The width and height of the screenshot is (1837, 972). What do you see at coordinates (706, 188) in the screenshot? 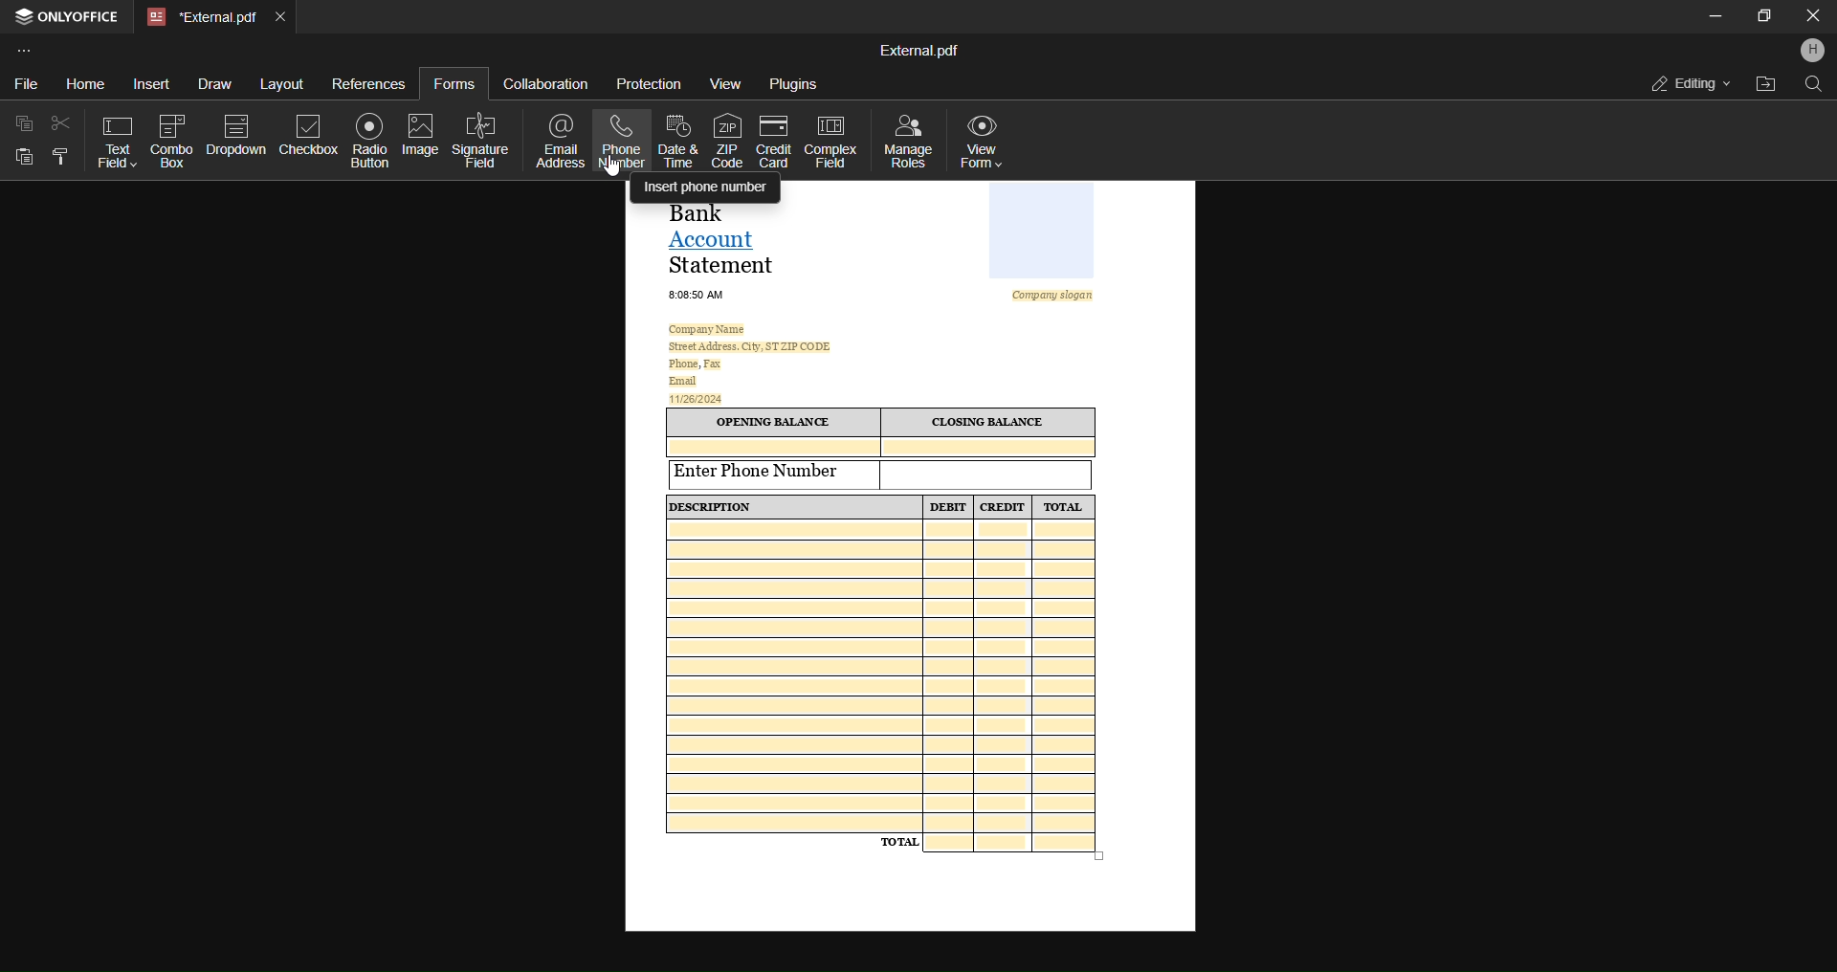
I see `insert phone number` at bounding box center [706, 188].